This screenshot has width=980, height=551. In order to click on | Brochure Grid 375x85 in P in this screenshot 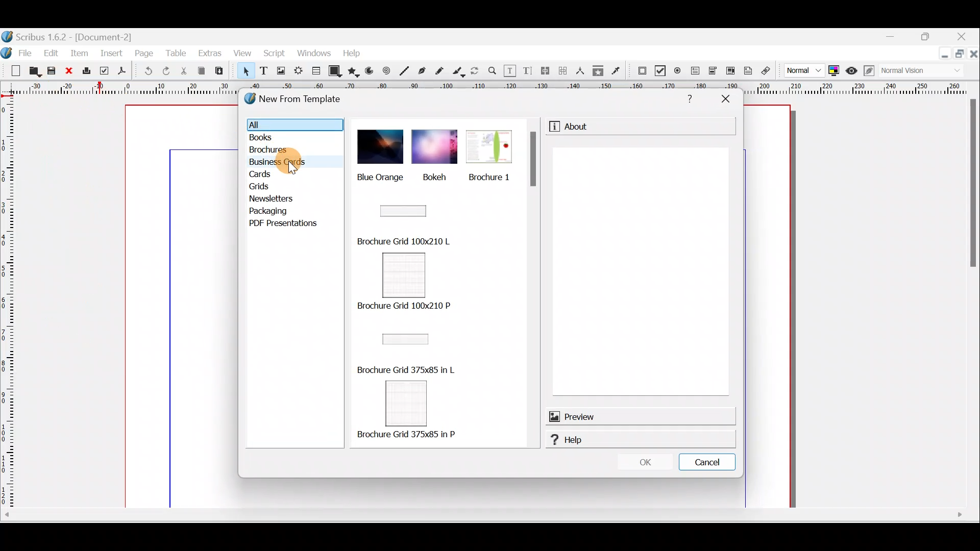, I will do `click(407, 437)`.